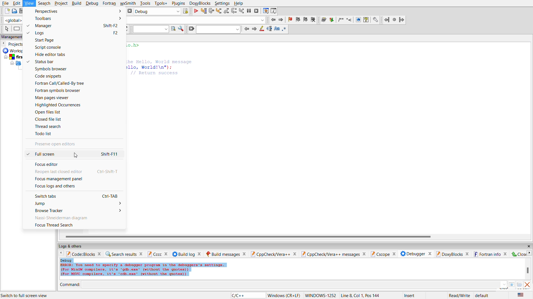 The image size is (533, 299). I want to click on nassi shneiderman diagram, so click(63, 218).